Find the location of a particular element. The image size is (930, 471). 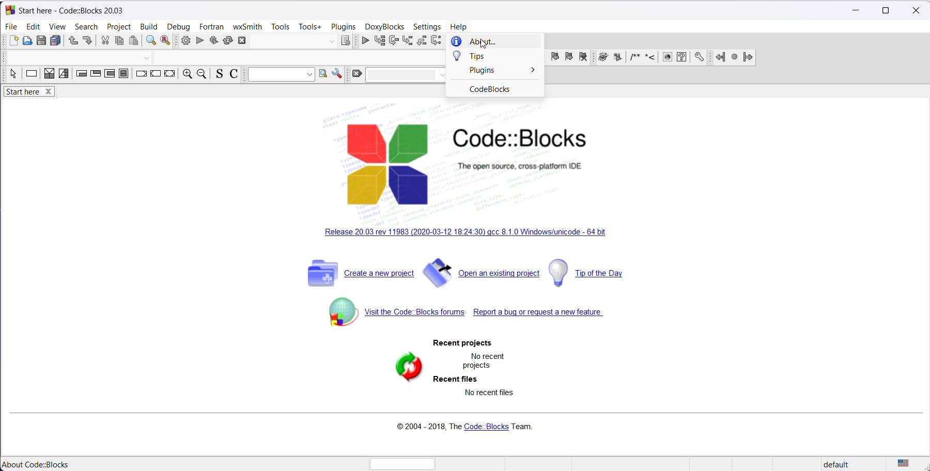

jump forward is located at coordinates (755, 56).